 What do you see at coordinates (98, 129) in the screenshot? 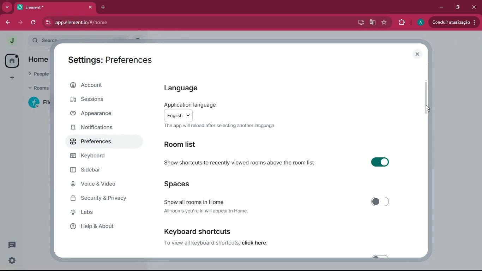
I see `notifications` at bounding box center [98, 129].